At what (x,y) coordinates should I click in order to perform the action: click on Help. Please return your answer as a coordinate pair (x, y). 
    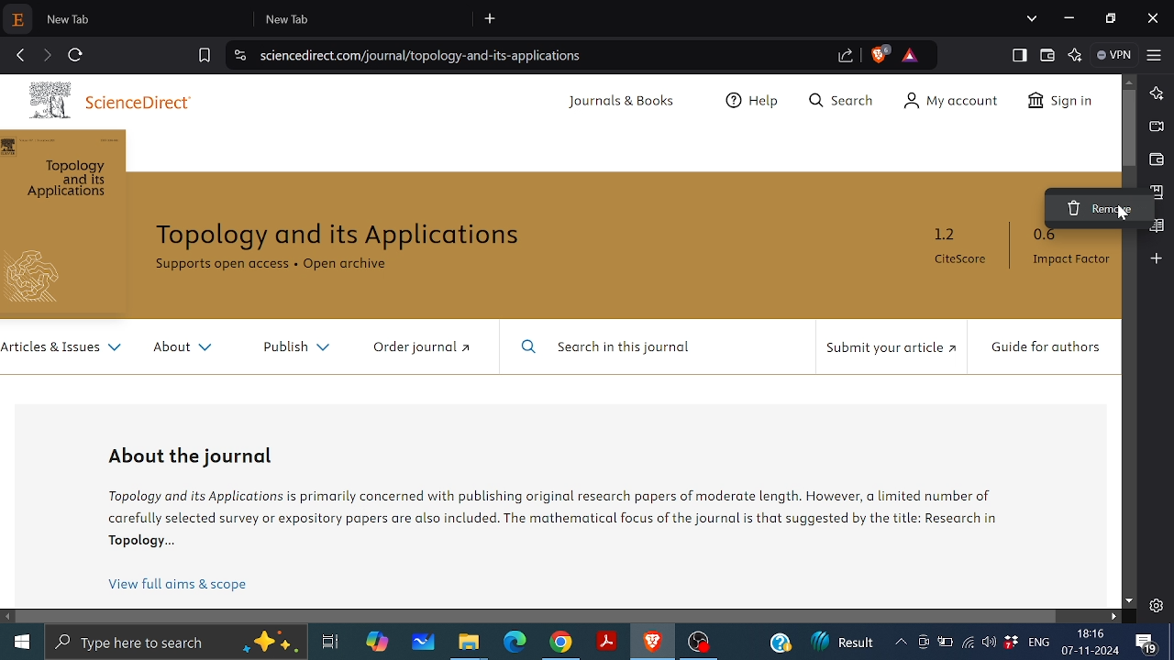
    Looking at the image, I should click on (755, 103).